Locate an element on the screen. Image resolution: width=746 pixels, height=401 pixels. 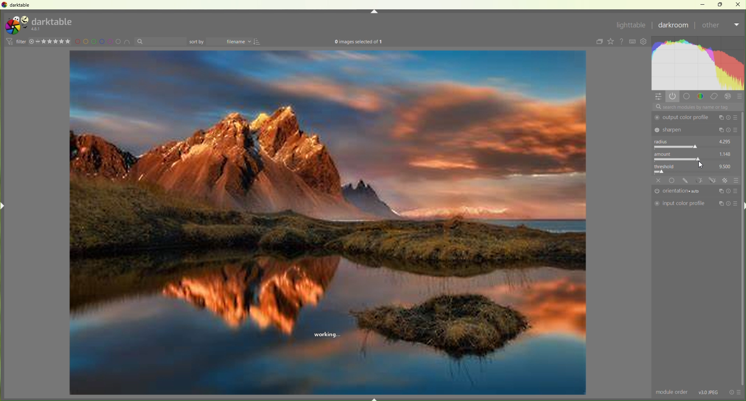
Input color profile is located at coordinates (680, 204).